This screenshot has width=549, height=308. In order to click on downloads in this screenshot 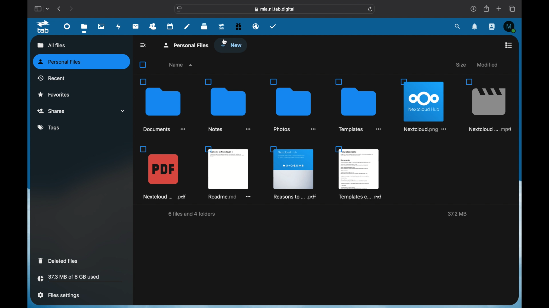, I will do `click(473, 9)`.